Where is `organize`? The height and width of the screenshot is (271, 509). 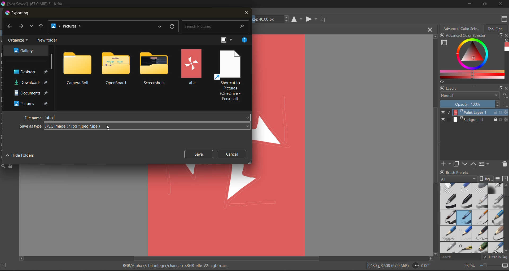 organize is located at coordinates (18, 41).